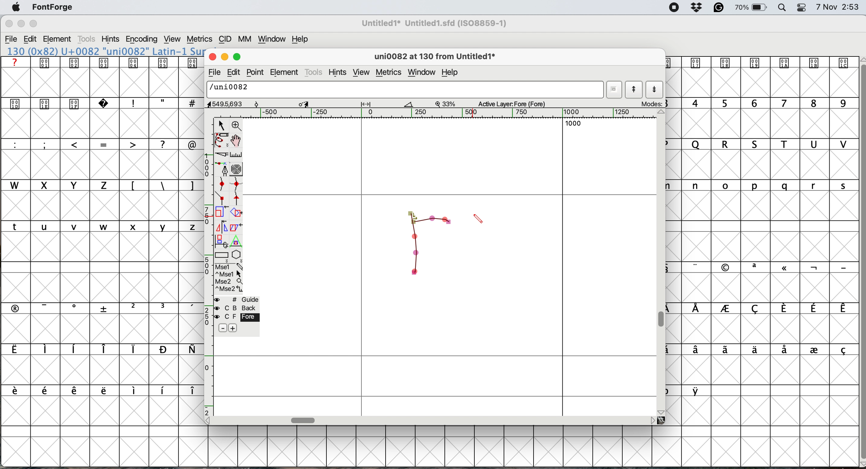 The width and height of the screenshot is (866, 469). What do you see at coordinates (760, 104) in the screenshot?
I see `digits` at bounding box center [760, 104].